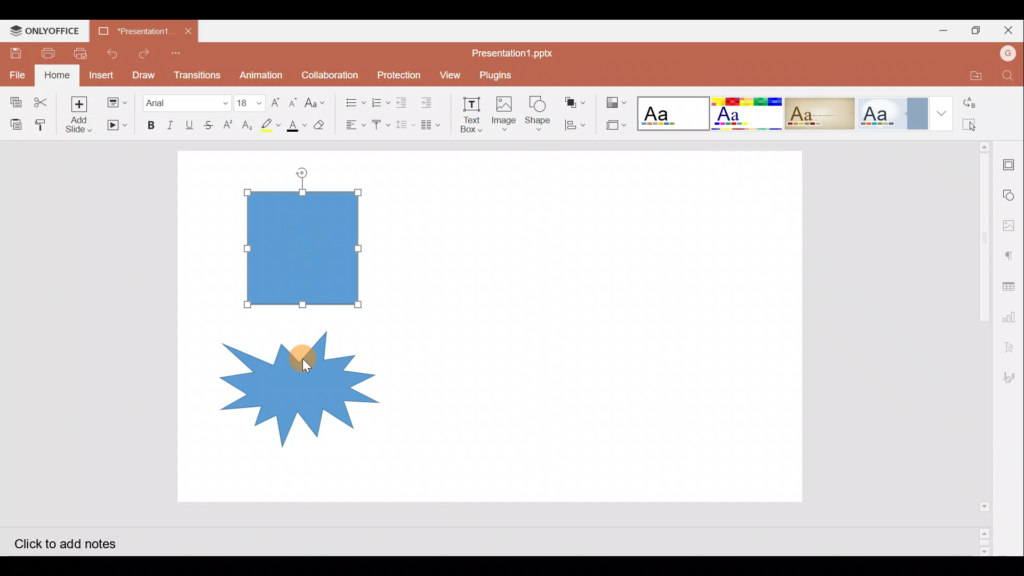  Describe the element at coordinates (618, 100) in the screenshot. I see `Change colour theme` at that location.